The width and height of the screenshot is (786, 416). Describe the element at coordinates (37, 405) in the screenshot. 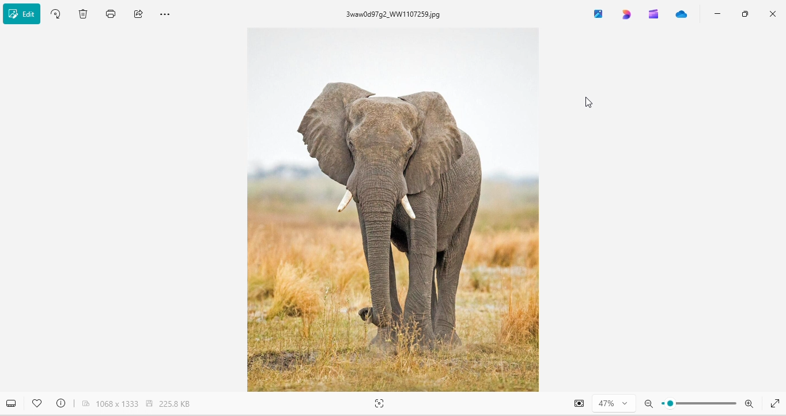

I see `add to favourite` at that location.